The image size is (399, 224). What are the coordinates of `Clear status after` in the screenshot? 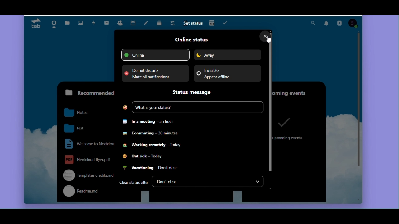 It's located at (134, 183).